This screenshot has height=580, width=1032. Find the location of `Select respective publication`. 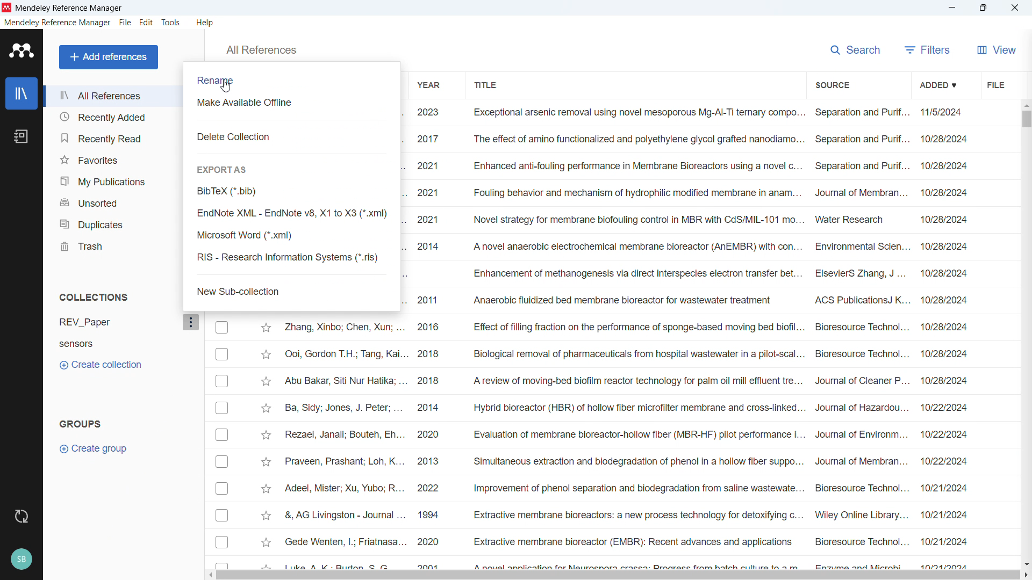

Select respective publication is located at coordinates (221, 381).